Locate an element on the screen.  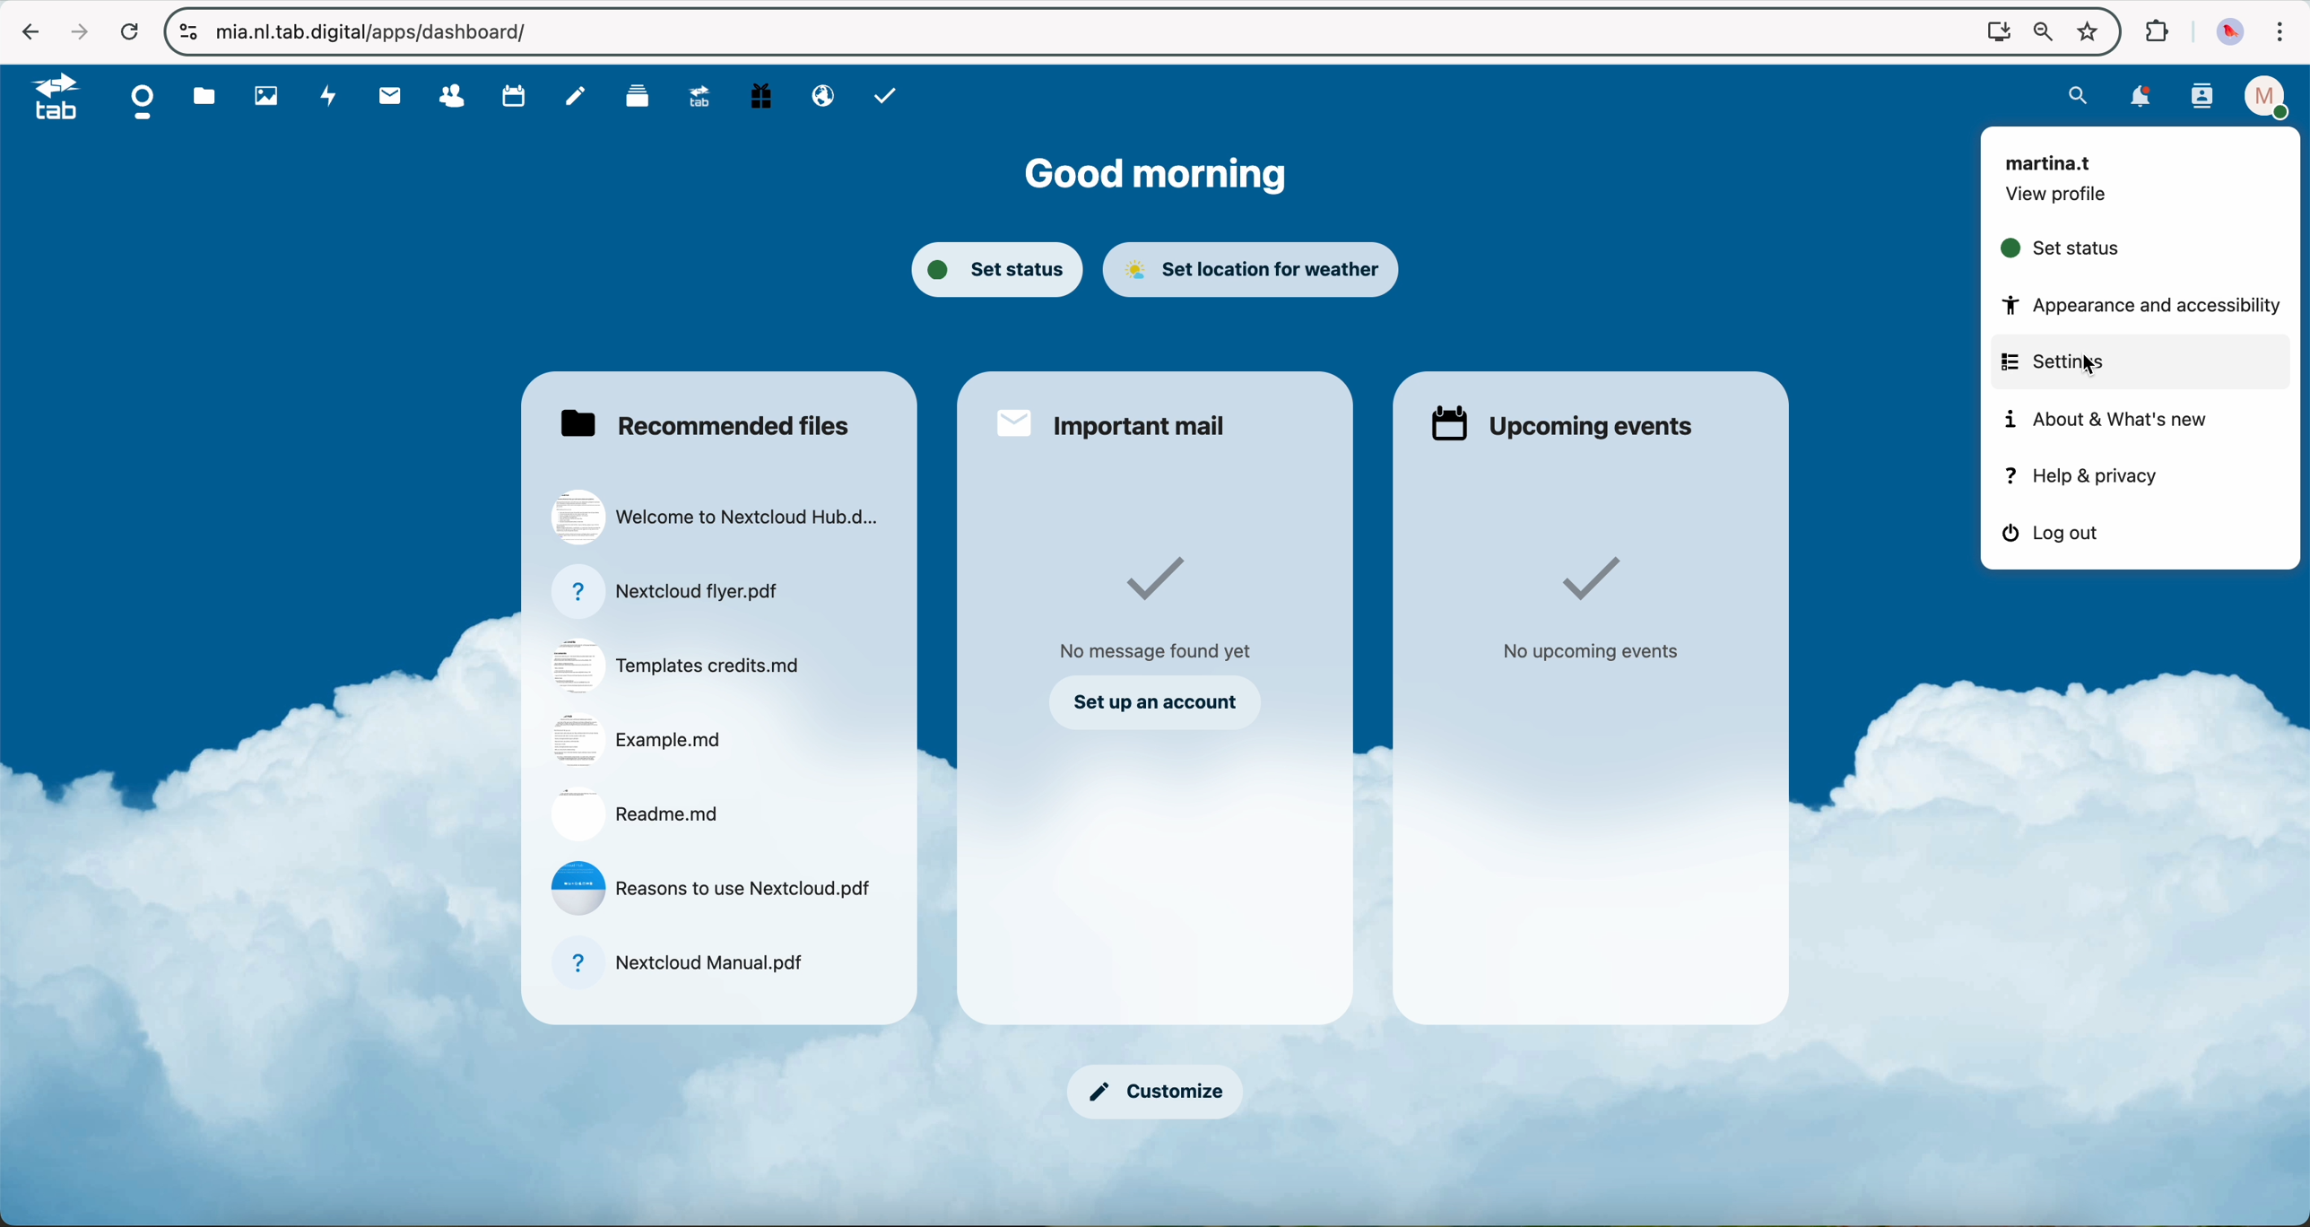
file is located at coordinates (671, 592).